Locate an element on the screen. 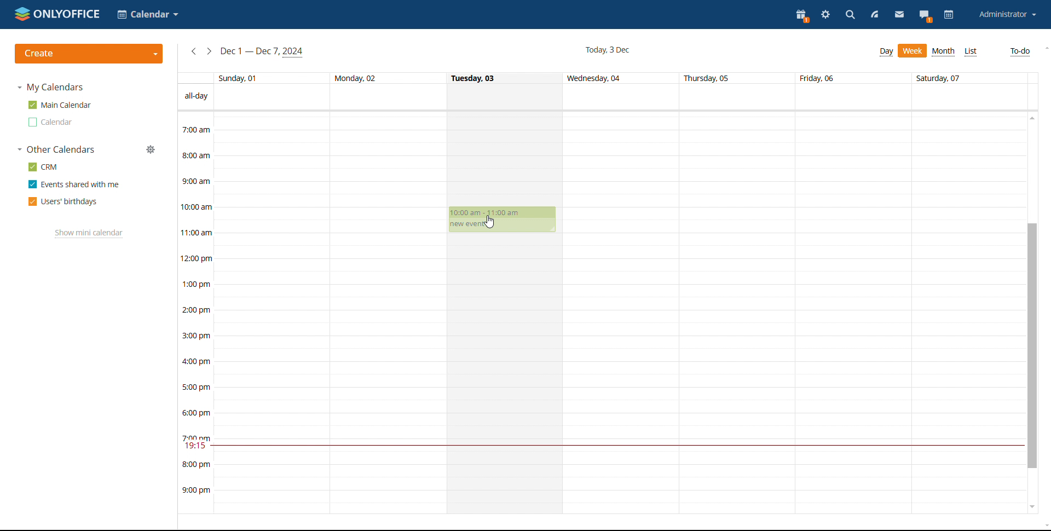 The image size is (1051, 531). 10:00 am - 11:00 am is located at coordinates (492, 213).